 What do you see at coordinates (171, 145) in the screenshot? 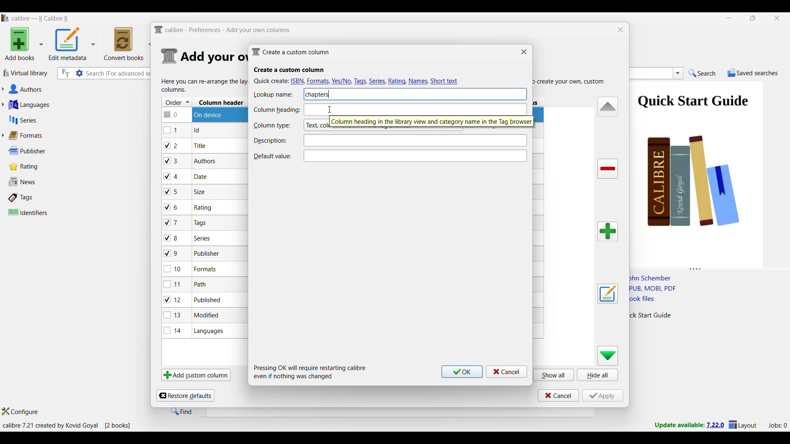
I see `checkbox - 2` at bounding box center [171, 145].